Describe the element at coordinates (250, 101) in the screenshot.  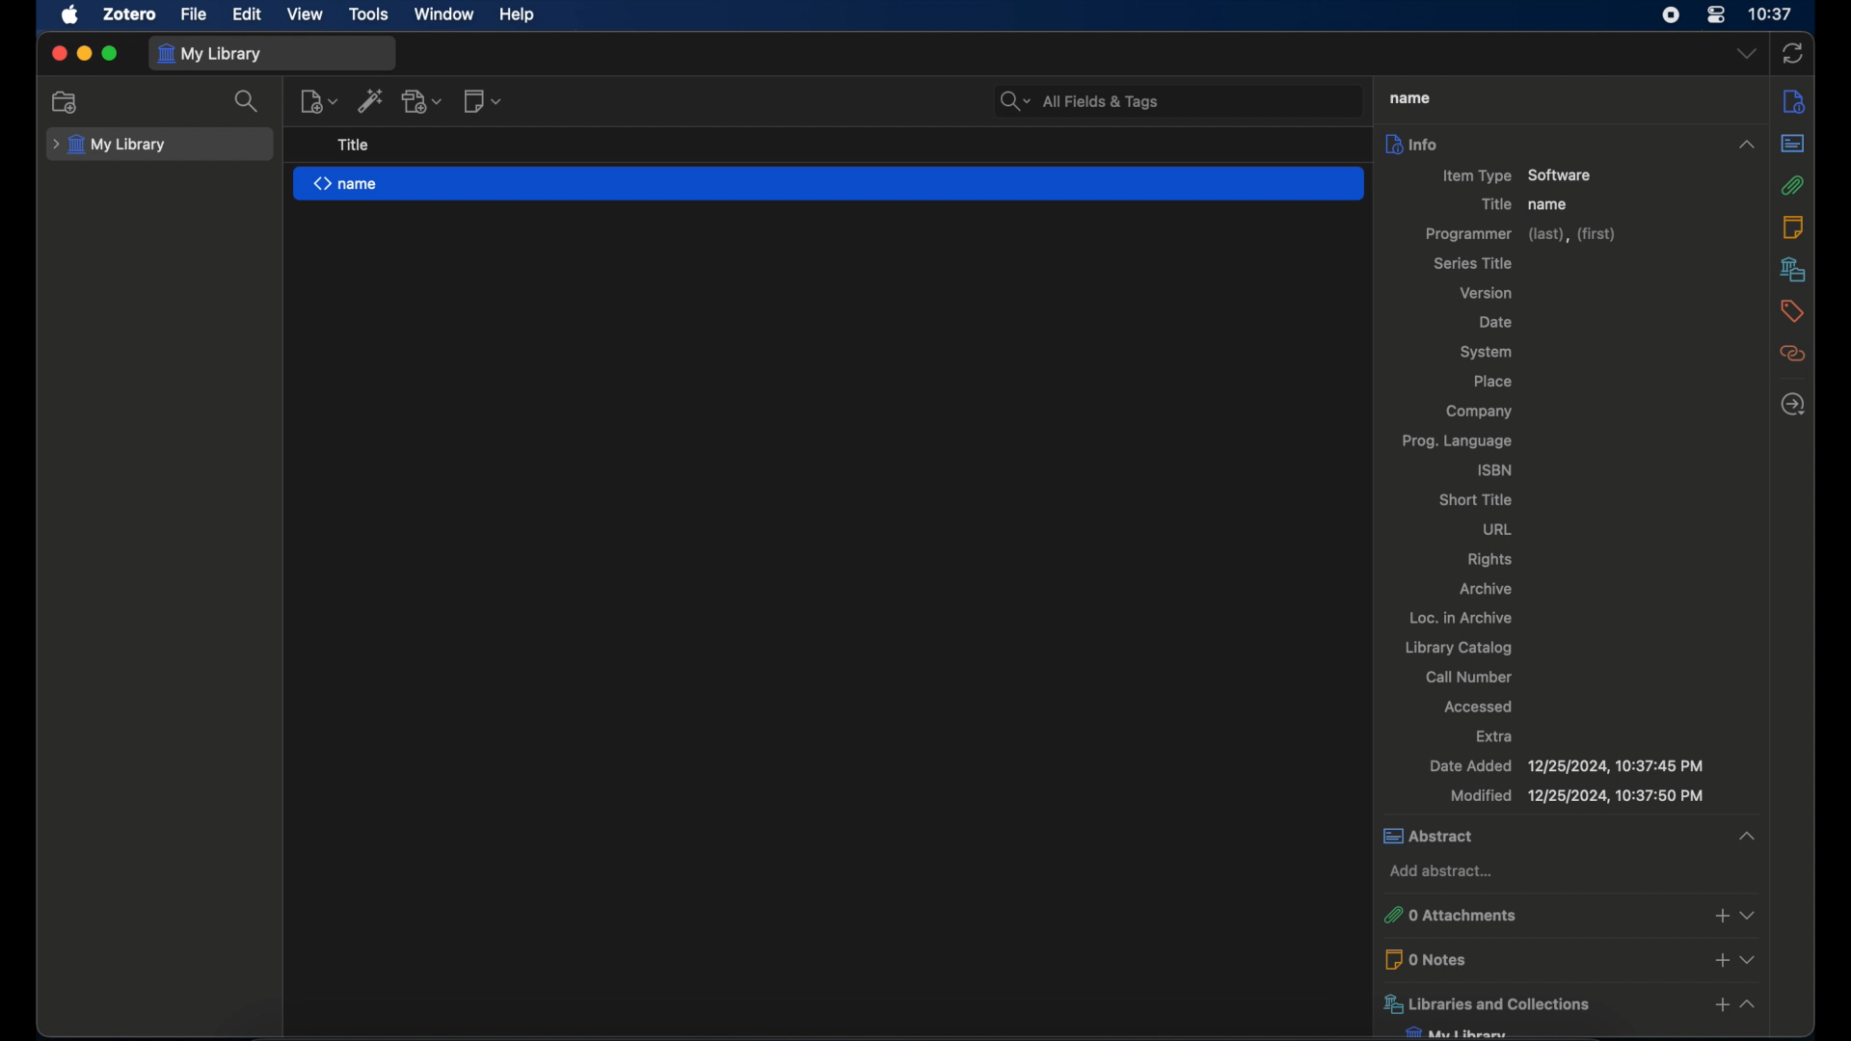
I see `search` at that location.